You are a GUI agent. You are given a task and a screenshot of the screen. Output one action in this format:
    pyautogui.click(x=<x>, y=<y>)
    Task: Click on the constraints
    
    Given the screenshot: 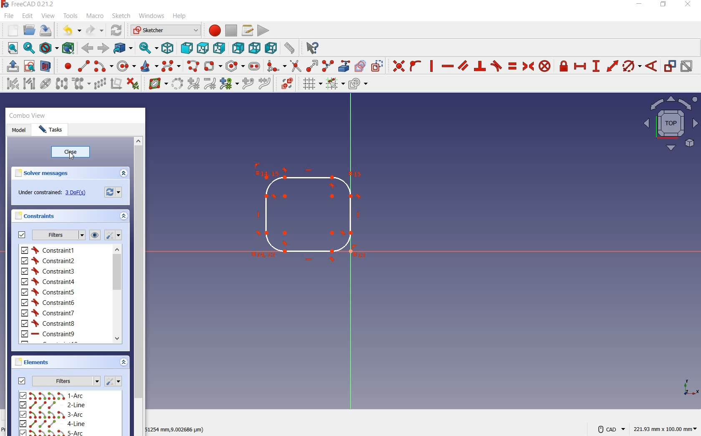 What is the action you would take?
    pyautogui.click(x=34, y=215)
    